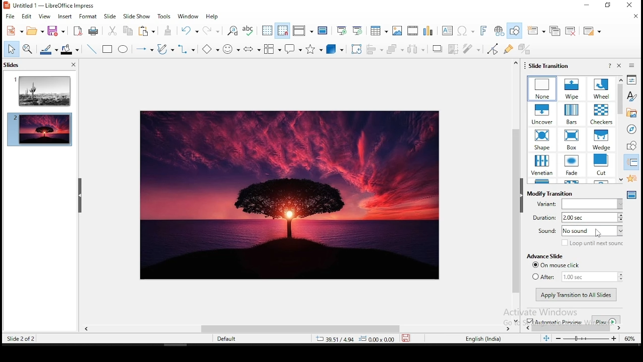 The width and height of the screenshot is (643, 362). What do you see at coordinates (149, 31) in the screenshot?
I see `paste` at bounding box center [149, 31].